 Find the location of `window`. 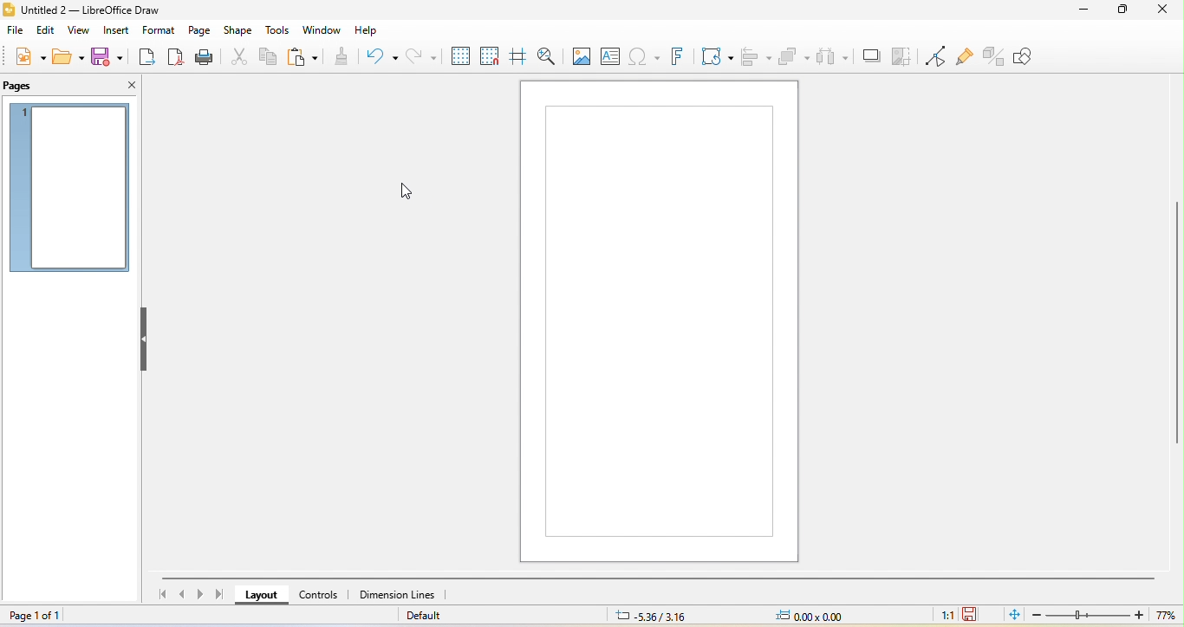

window is located at coordinates (322, 30).